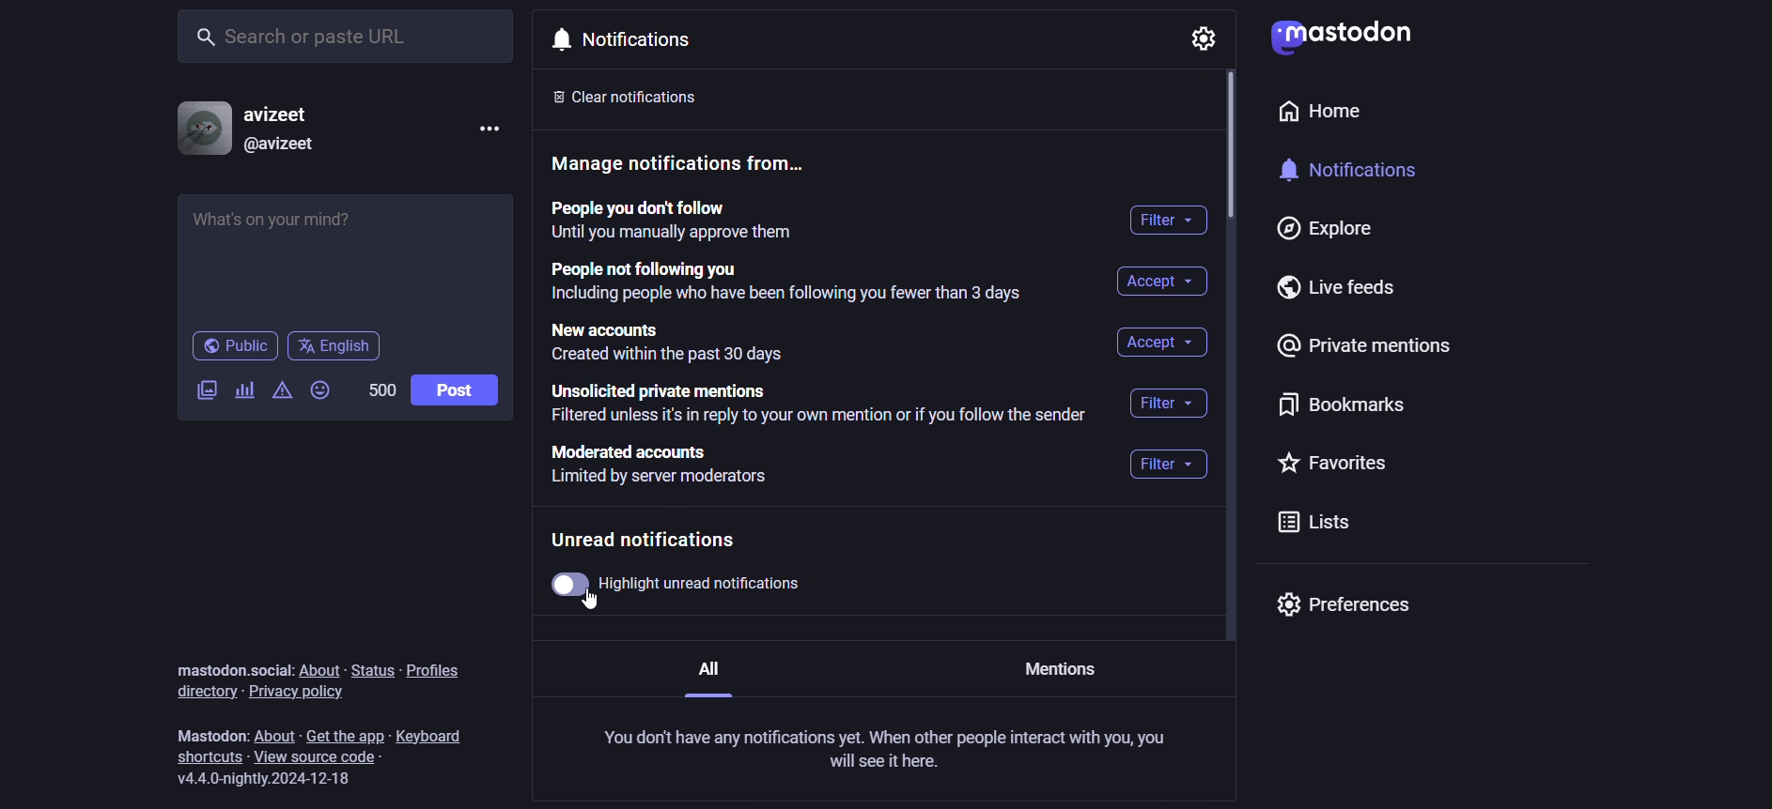 This screenshot has height=809, width=1772. Describe the element at coordinates (288, 113) in the screenshot. I see `username` at that location.